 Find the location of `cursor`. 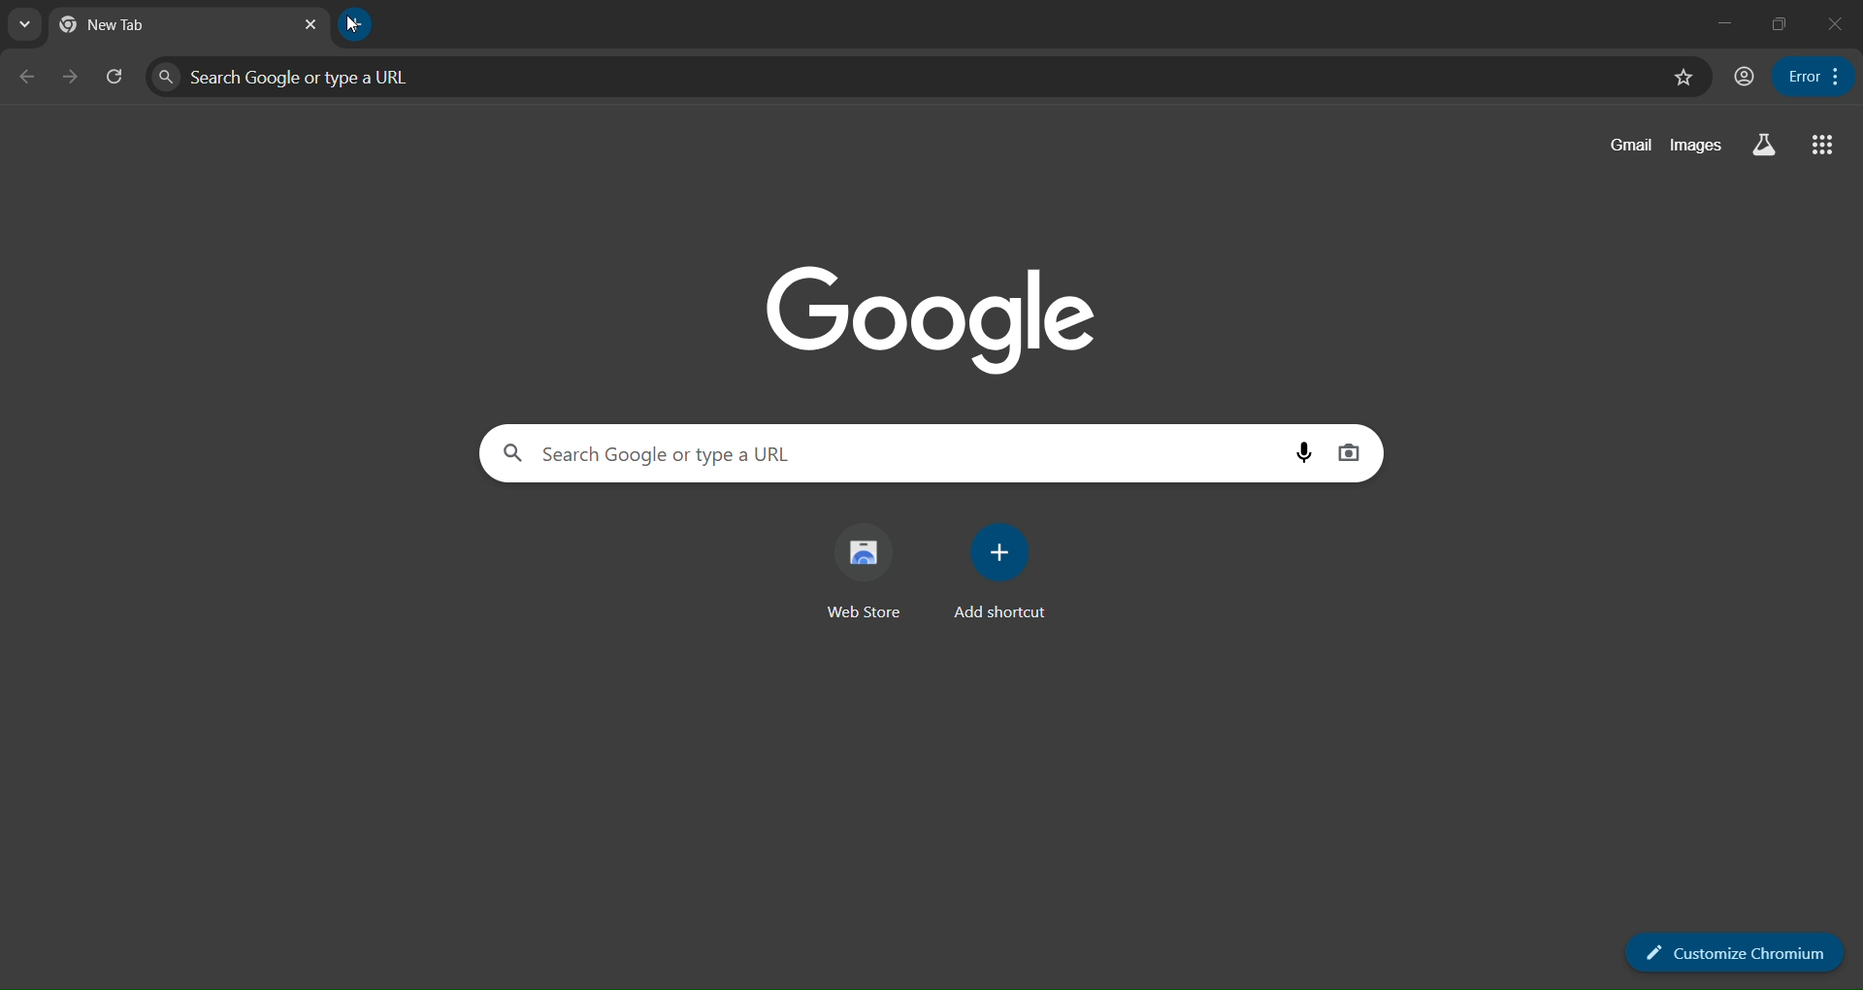

cursor is located at coordinates (347, 28).